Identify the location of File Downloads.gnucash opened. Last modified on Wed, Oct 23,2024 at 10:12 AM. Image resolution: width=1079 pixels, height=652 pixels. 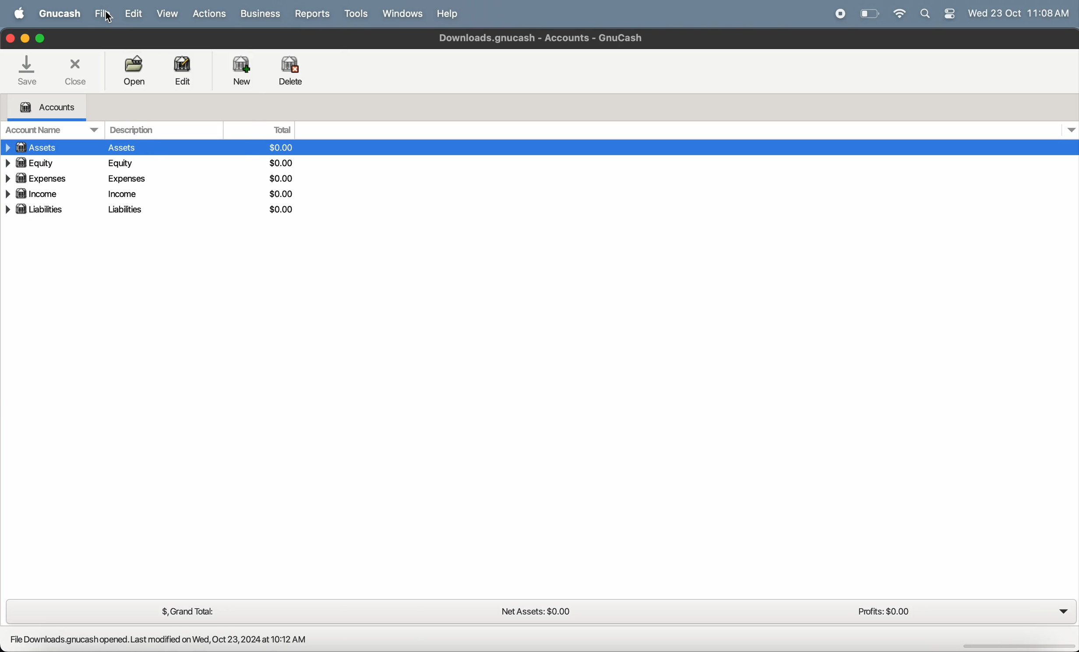
(164, 638).